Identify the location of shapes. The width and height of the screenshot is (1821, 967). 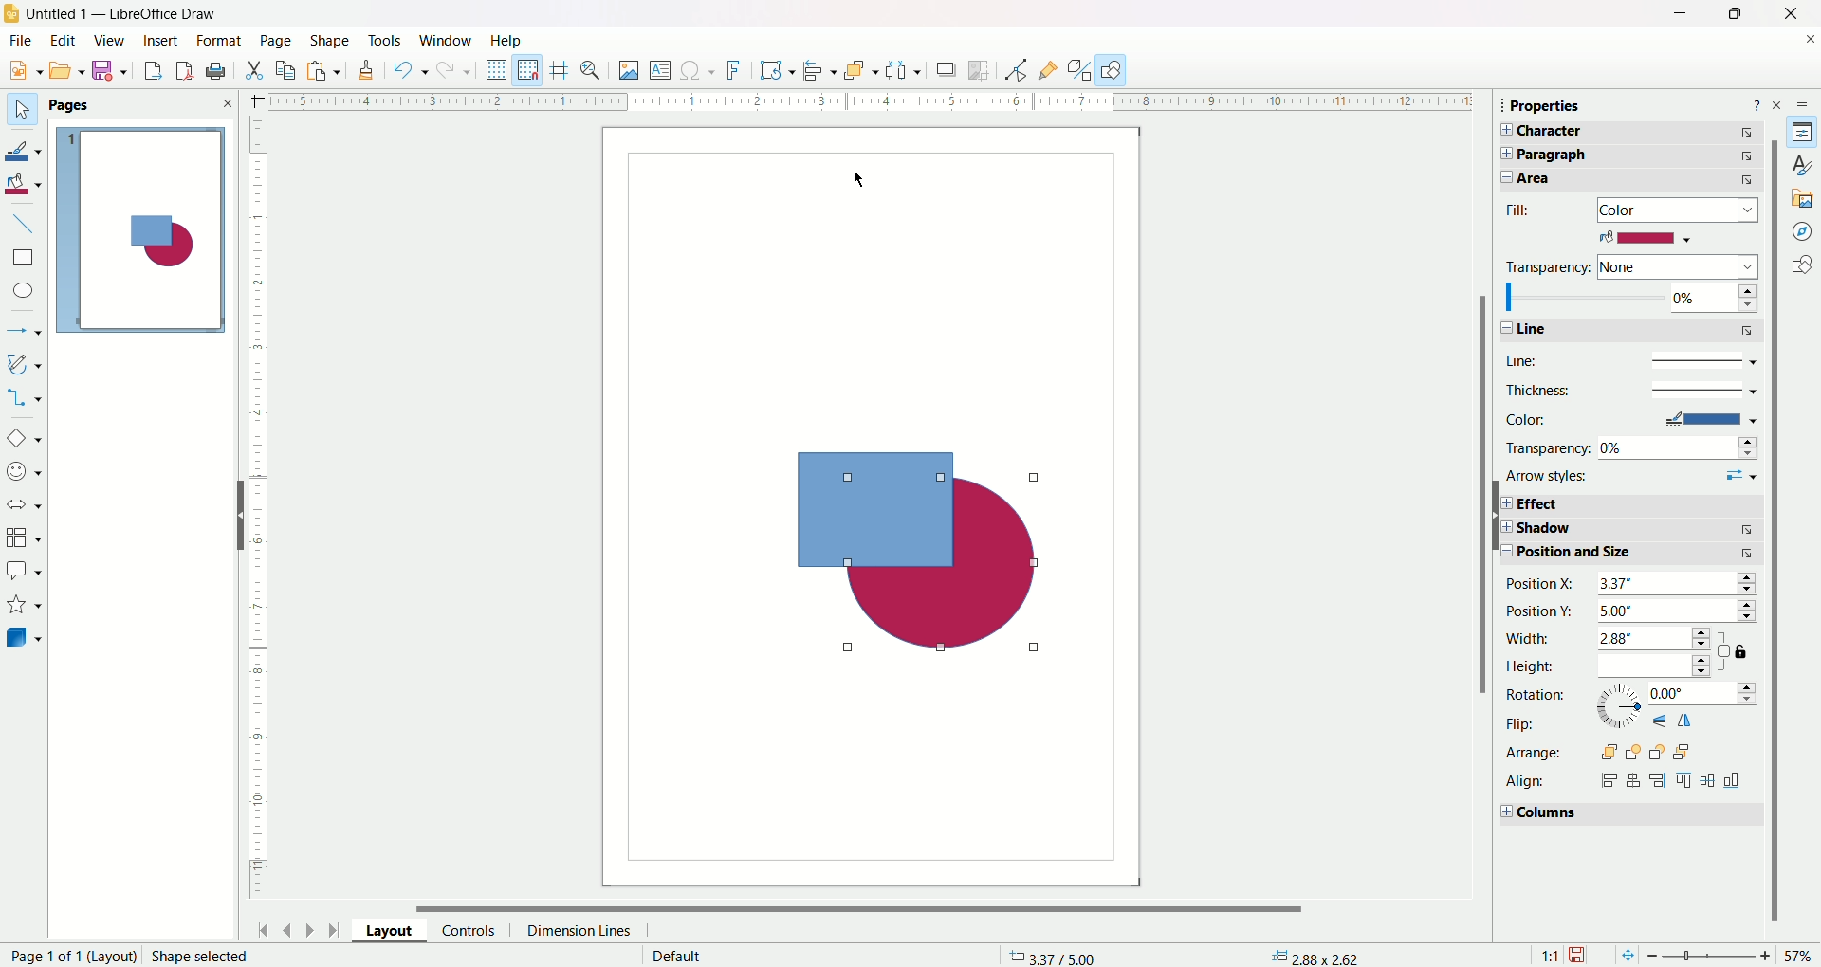
(931, 548).